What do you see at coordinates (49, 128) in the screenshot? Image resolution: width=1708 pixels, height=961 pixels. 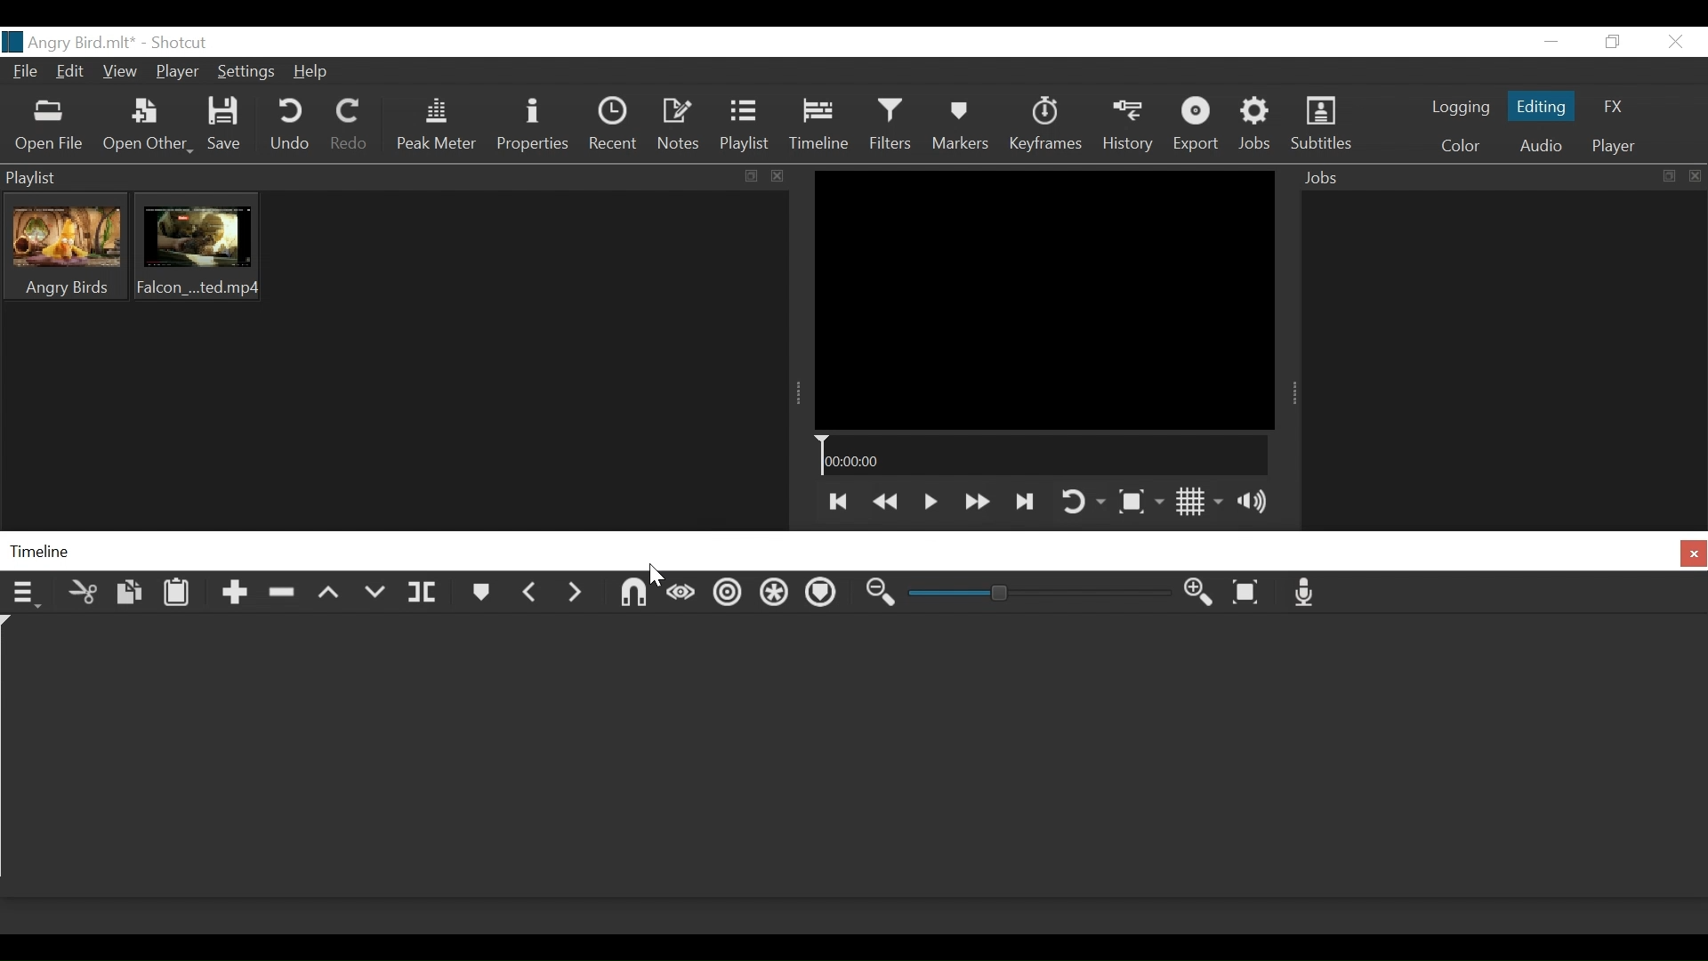 I see `Open File` at bounding box center [49, 128].